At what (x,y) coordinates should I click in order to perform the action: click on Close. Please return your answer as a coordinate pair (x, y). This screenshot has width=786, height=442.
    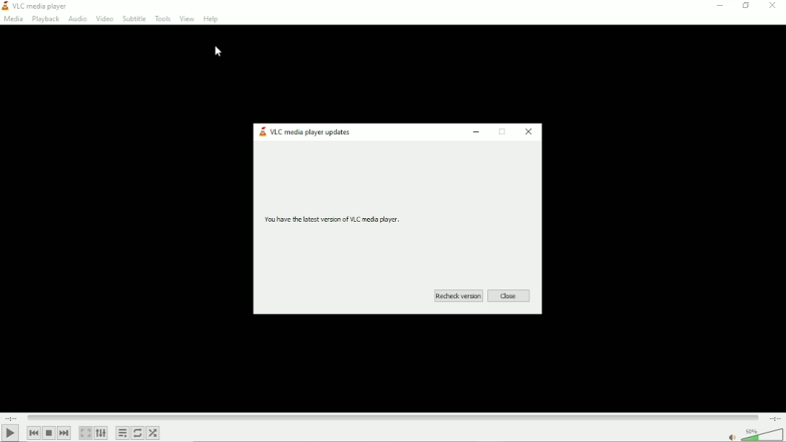
    Looking at the image, I should click on (772, 6).